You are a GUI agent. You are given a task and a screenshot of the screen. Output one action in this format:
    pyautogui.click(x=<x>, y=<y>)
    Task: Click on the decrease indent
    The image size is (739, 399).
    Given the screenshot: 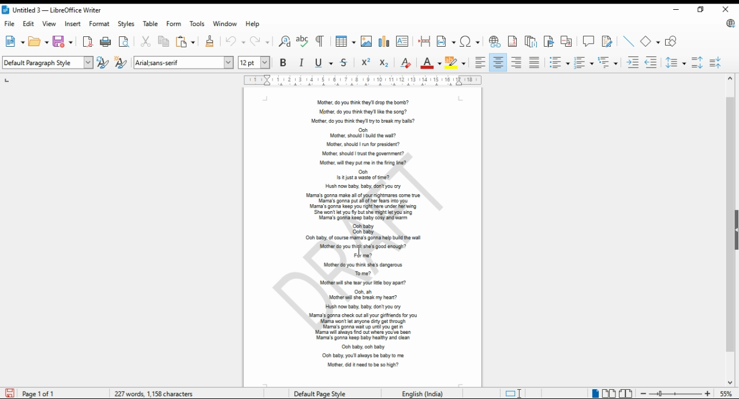 What is the action you would take?
    pyautogui.click(x=651, y=62)
    